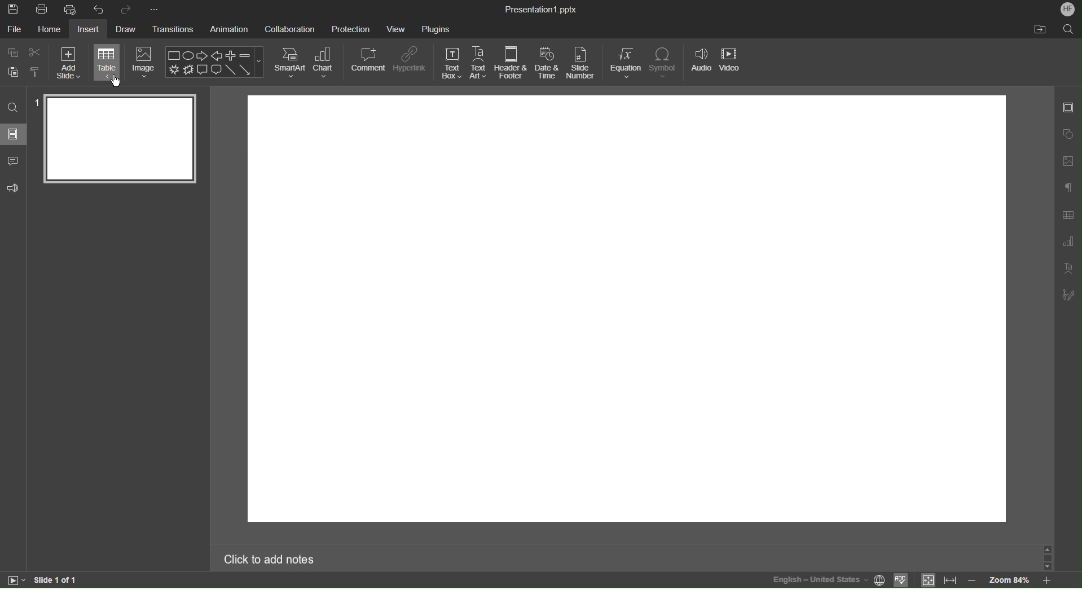 The image size is (1082, 589). What do you see at coordinates (1068, 160) in the screenshot?
I see `Image Settings` at bounding box center [1068, 160].